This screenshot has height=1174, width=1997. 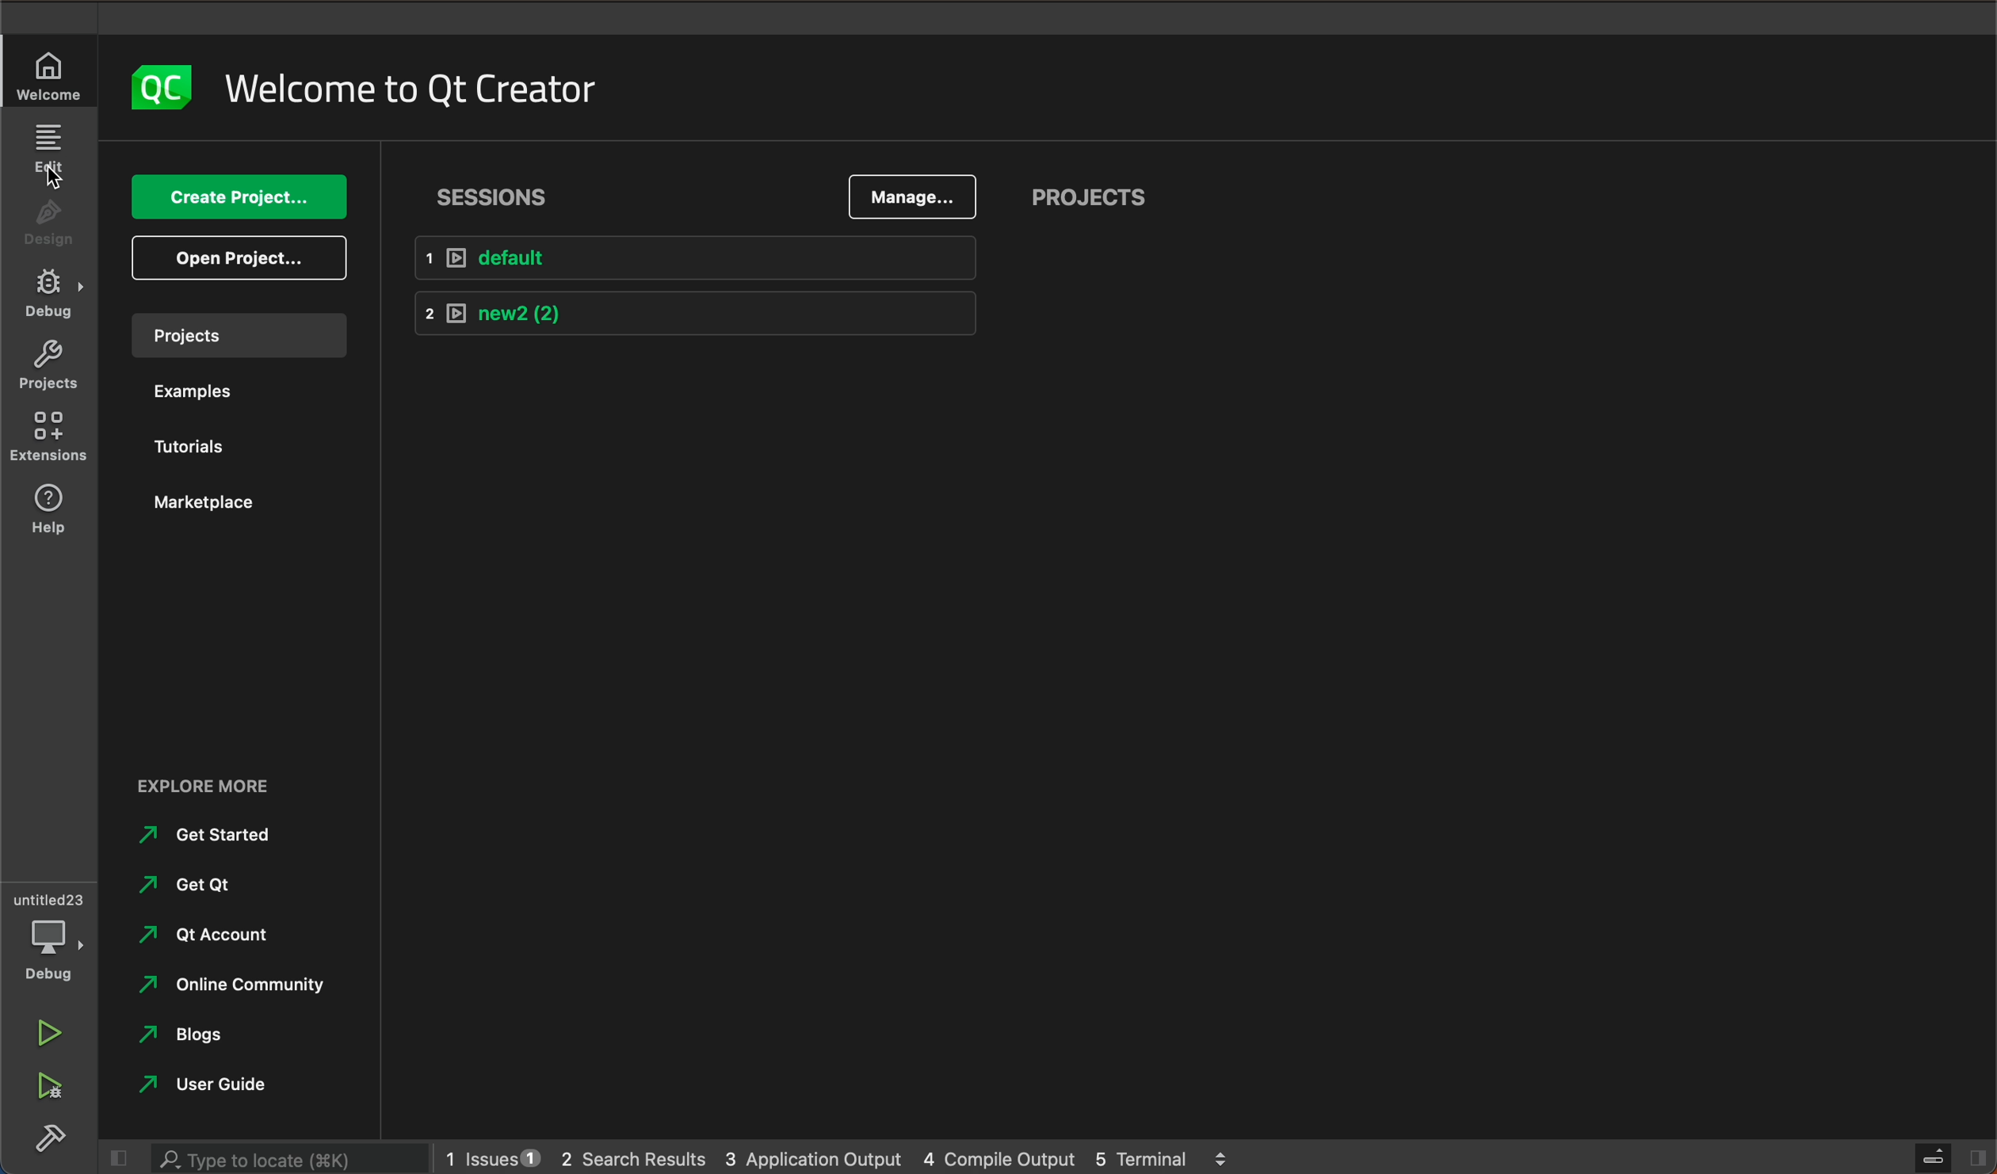 I want to click on project, so click(x=1090, y=198).